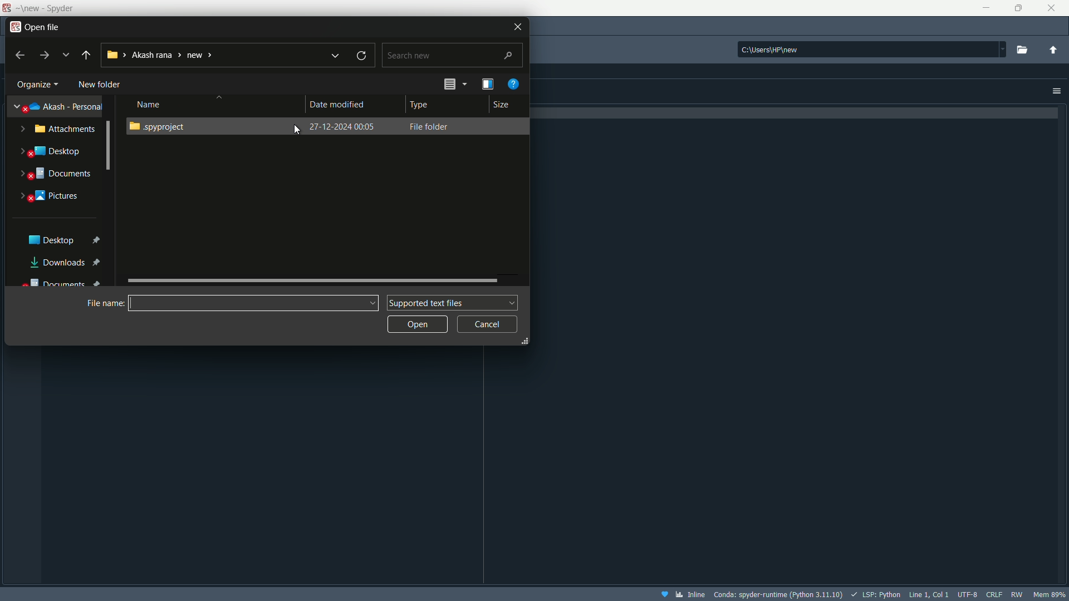 Image resolution: width=1069 pixels, height=601 pixels. What do you see at coordinates (219, 97) in the screenshot?
I see `Sort button` at bounding box center [219, 97].